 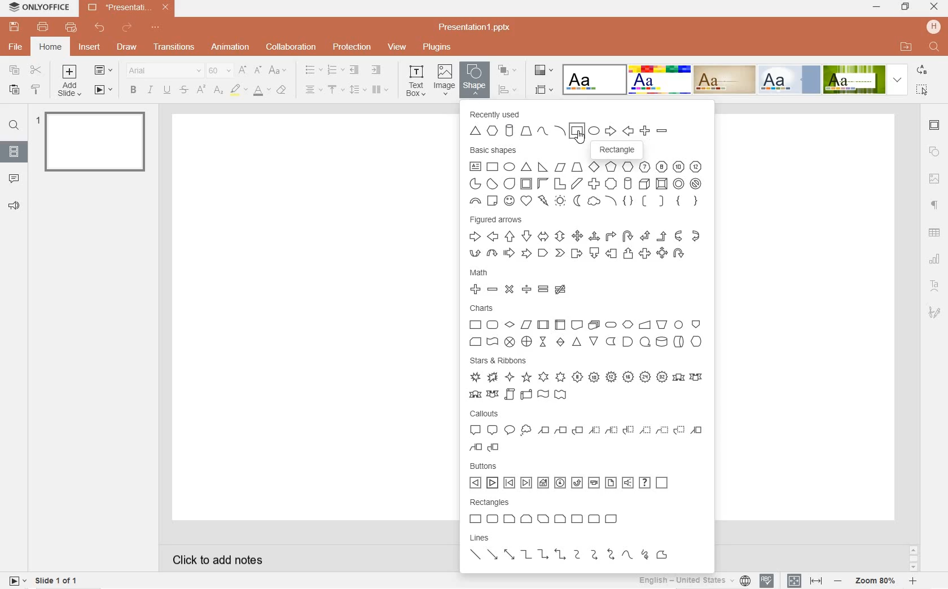 What do you see at coordinates (380, 89) in the screenshot?
I see `insert columns` at bounding box center [380, 89].